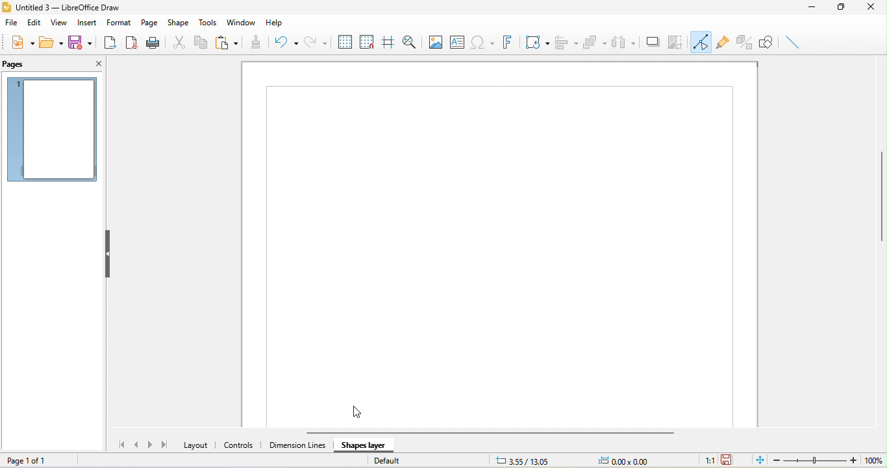  Describe the element at coordinates (367, 41) in the screenshot. I see `snap to grid` at that location.